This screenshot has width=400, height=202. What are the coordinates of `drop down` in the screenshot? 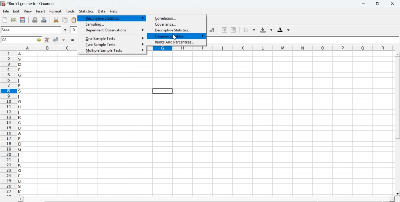 It's located at (82, 30).